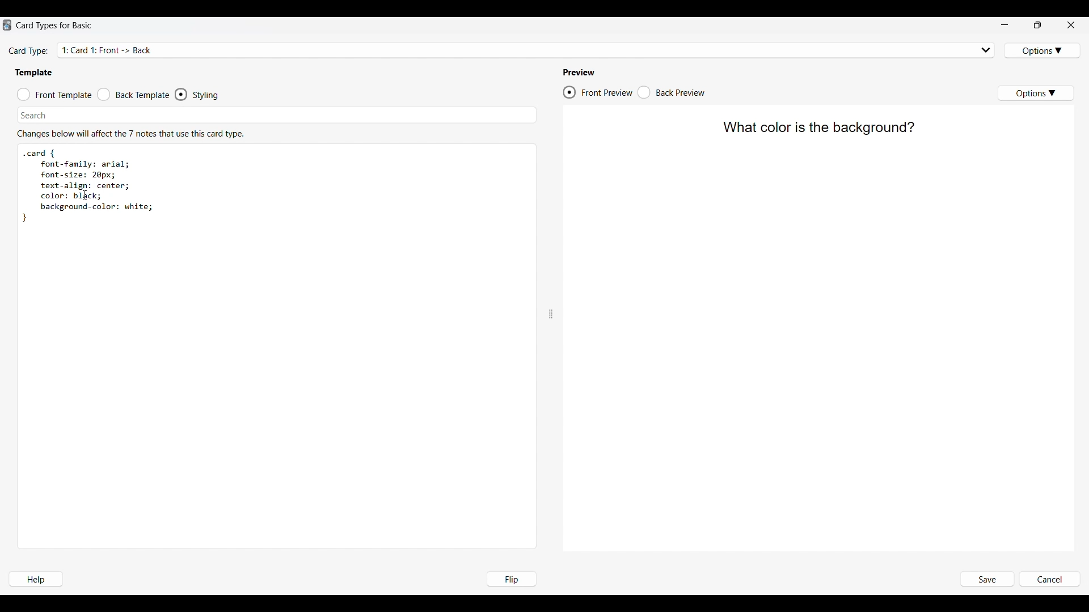 Image resolution: width=1089 pixels, height=612 pixels. I want to click on Cursor, so click(86, 195).